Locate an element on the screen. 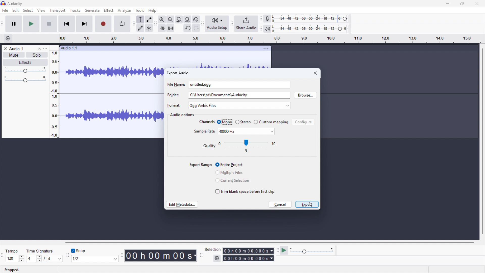 The height and width of the screenshot is (273, 485). Toggle zoom  is located at coordinates (196, 19).